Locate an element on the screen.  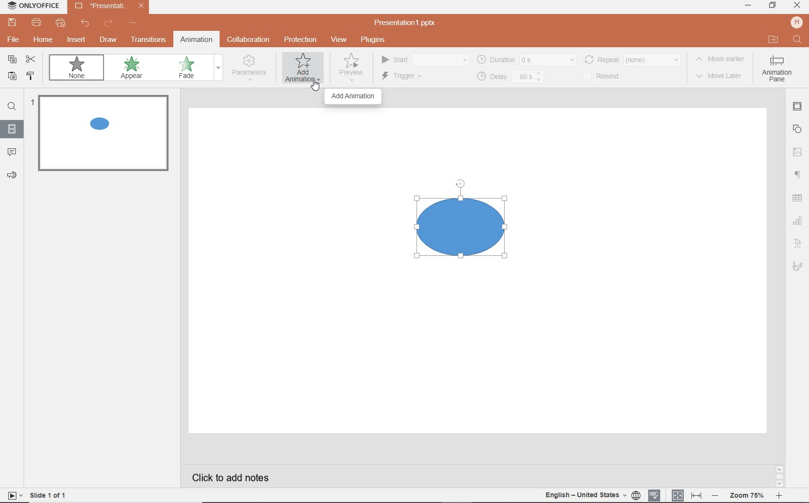
collaboration is located at coordinates (249, 40).